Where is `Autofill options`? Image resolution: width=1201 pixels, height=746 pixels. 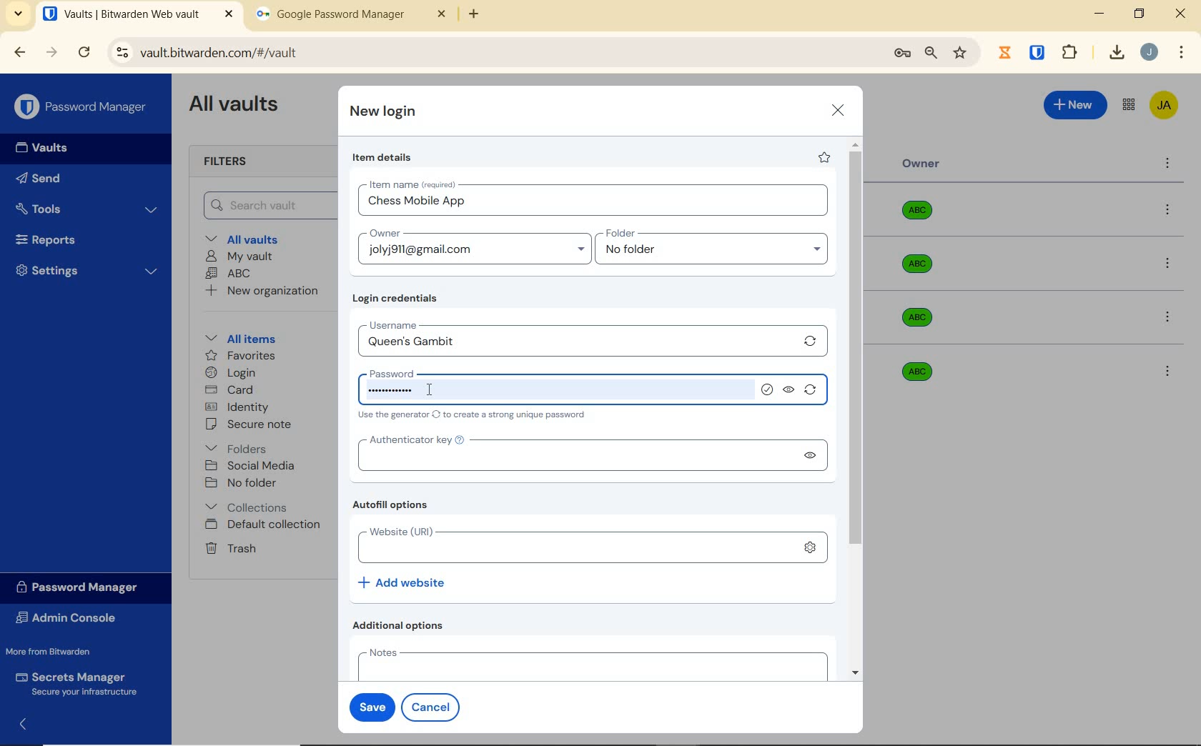
Autofill options is located at coordinates (394, 506).